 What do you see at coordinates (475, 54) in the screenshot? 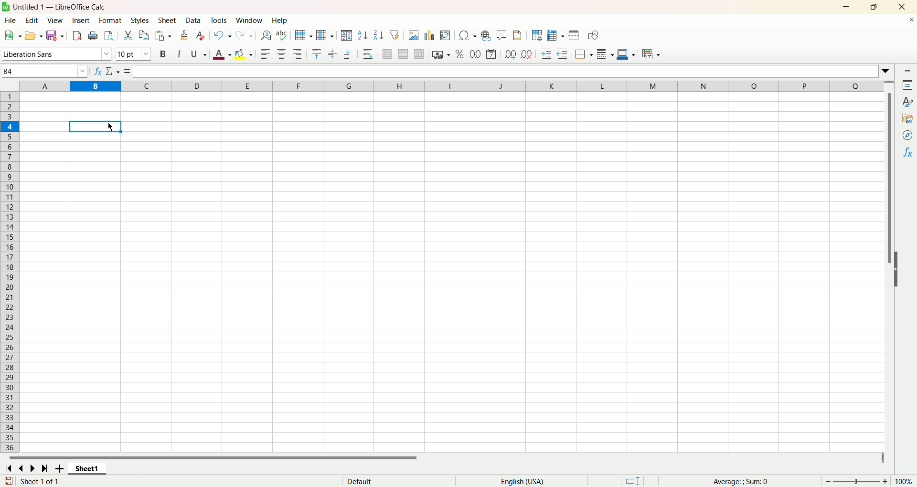
I see `format as number` at bounding box center [475, 54].